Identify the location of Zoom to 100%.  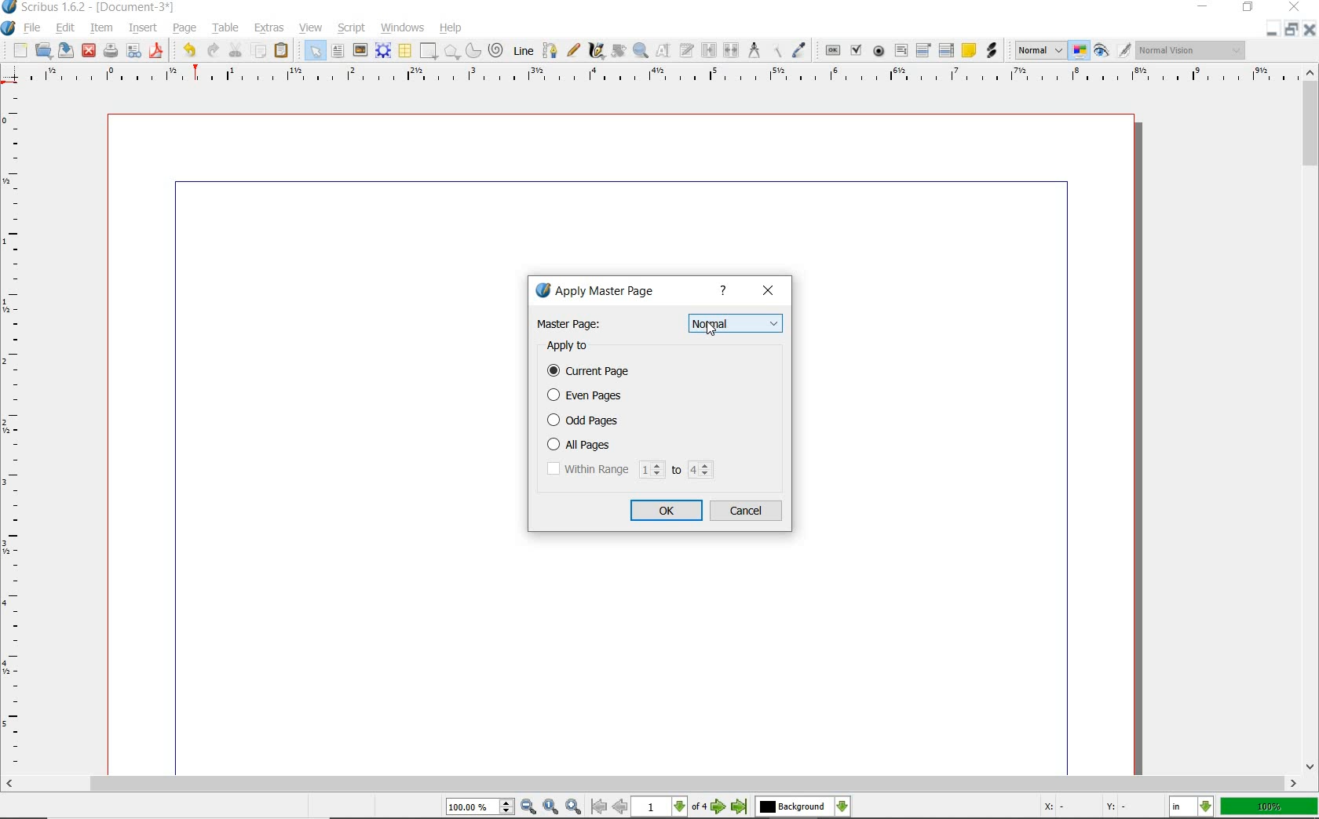
(551, 807).